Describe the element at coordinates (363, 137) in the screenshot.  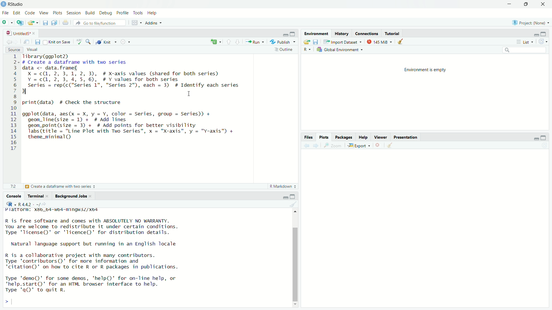
I see `Help` at that location.